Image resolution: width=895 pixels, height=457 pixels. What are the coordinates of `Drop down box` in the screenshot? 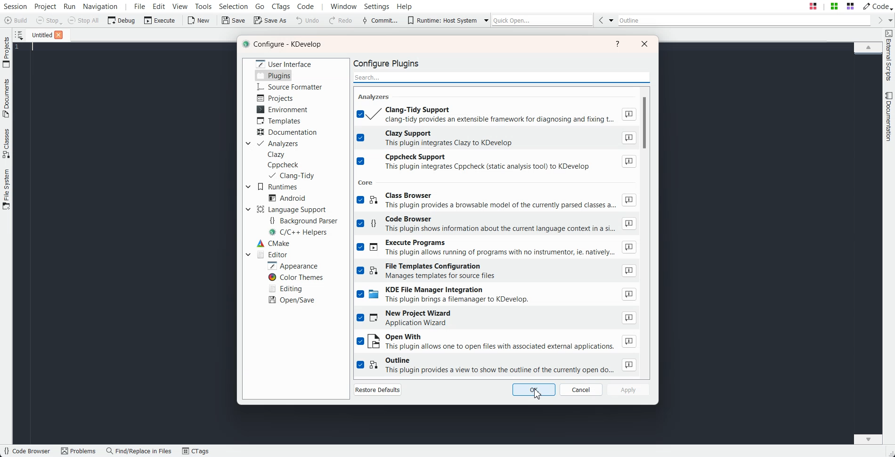 It's located at (248, 187).